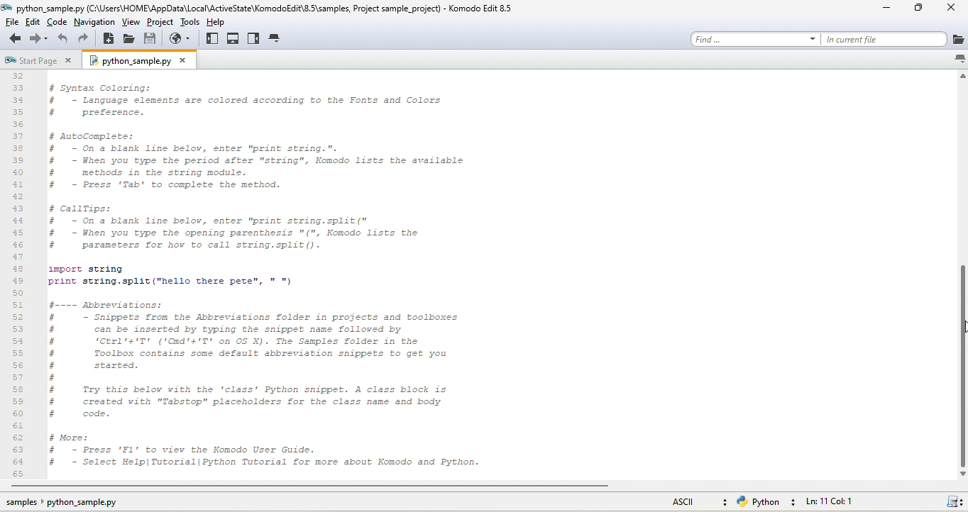 The height and width of the screenshot is (512, 968). What do you see at coordinates (38, 23) in the screenshot?
I see `edit` at bounding box center [38, 23].